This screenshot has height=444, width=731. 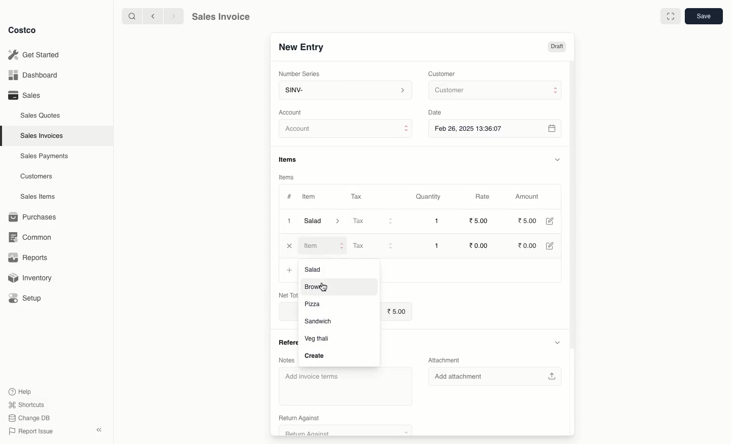 What do you see at coordinates (32, 277) in the screenshot?
I see `Inventory` at bounding box center [32, 277].